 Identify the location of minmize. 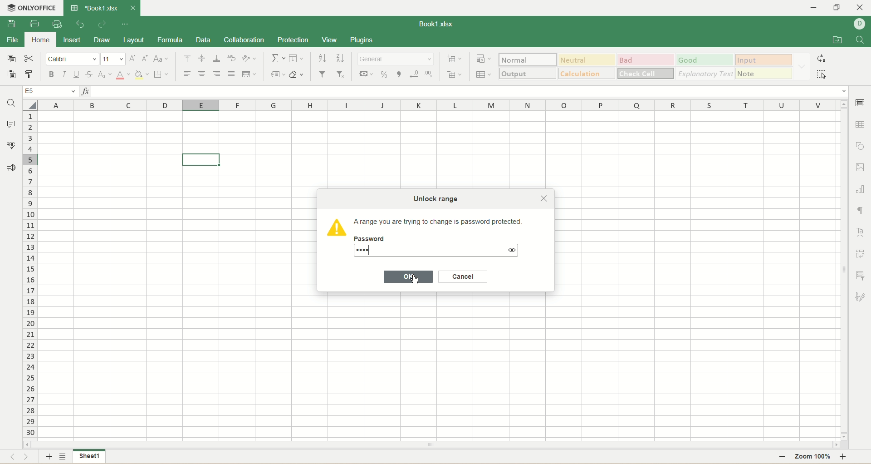
(813, 8).